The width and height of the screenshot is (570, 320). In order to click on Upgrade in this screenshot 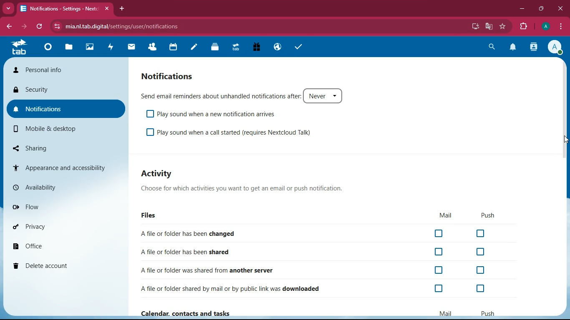, I will do `click(236, 48)`.